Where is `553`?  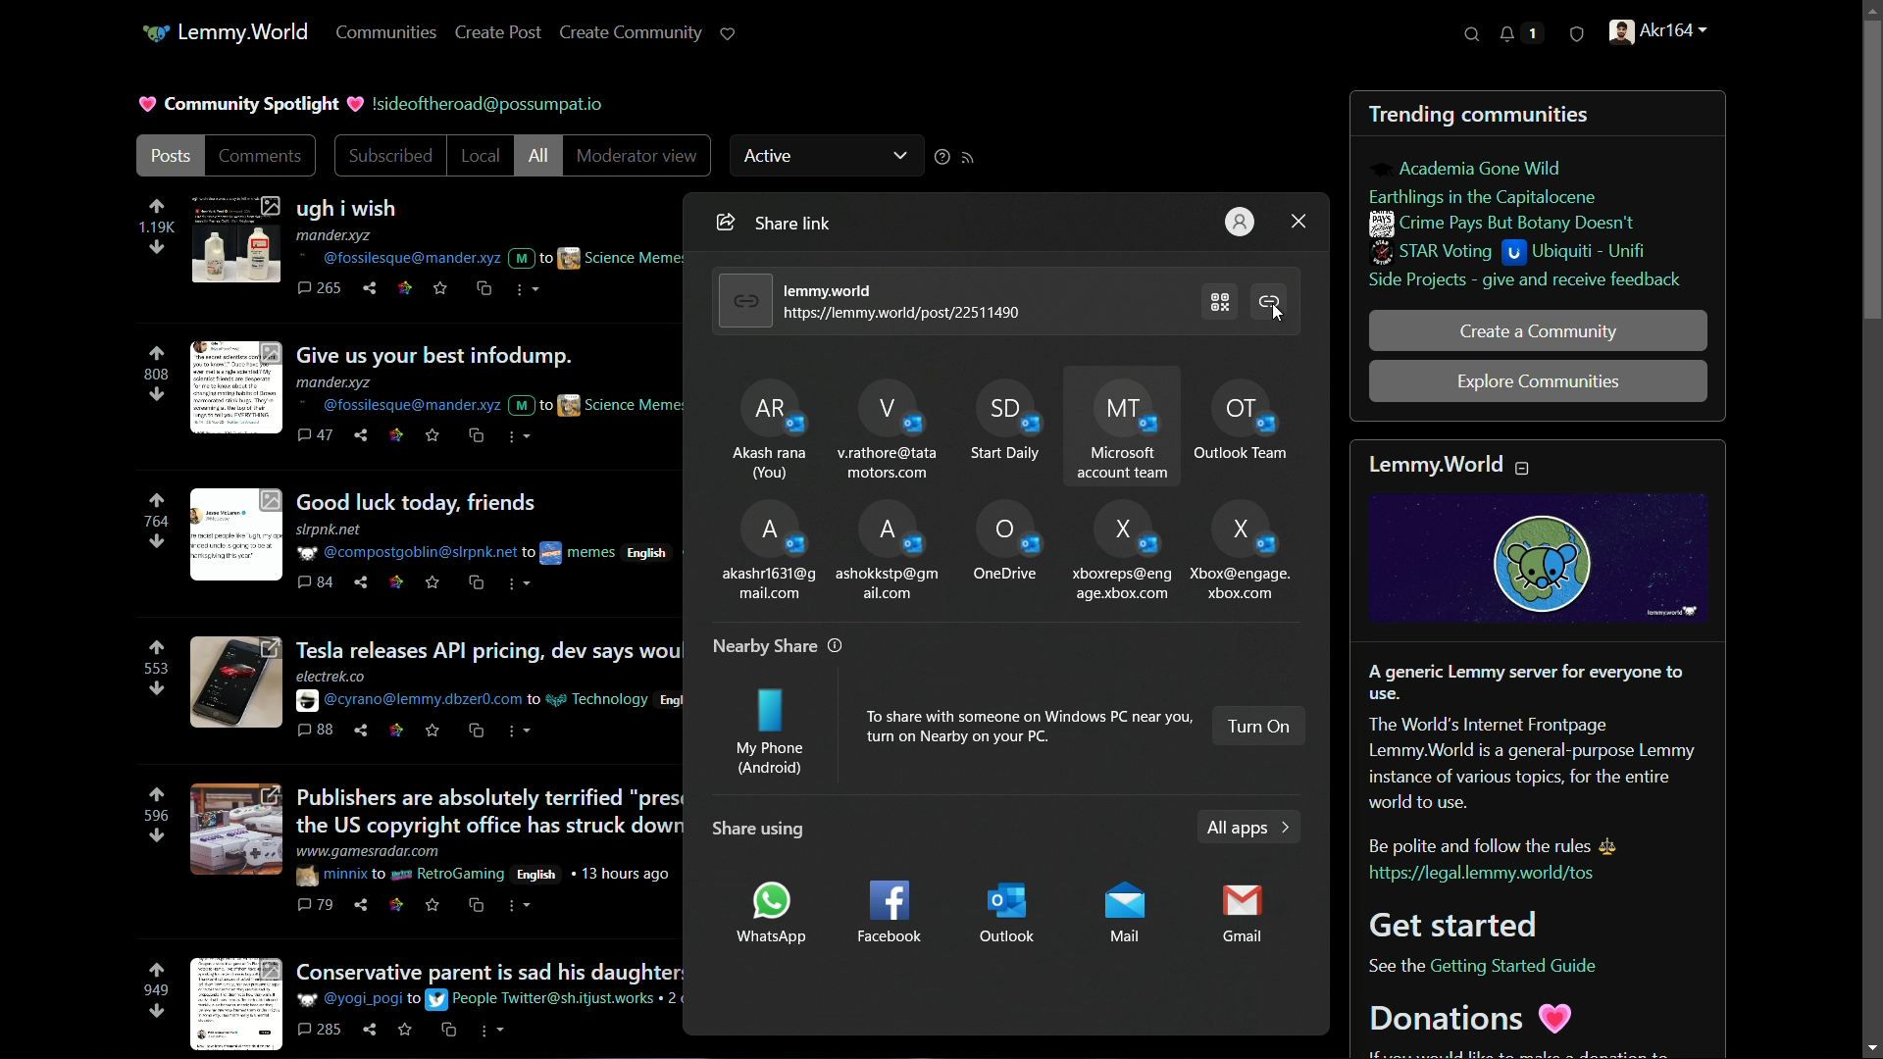
553 is located at coordinates (152, 669).